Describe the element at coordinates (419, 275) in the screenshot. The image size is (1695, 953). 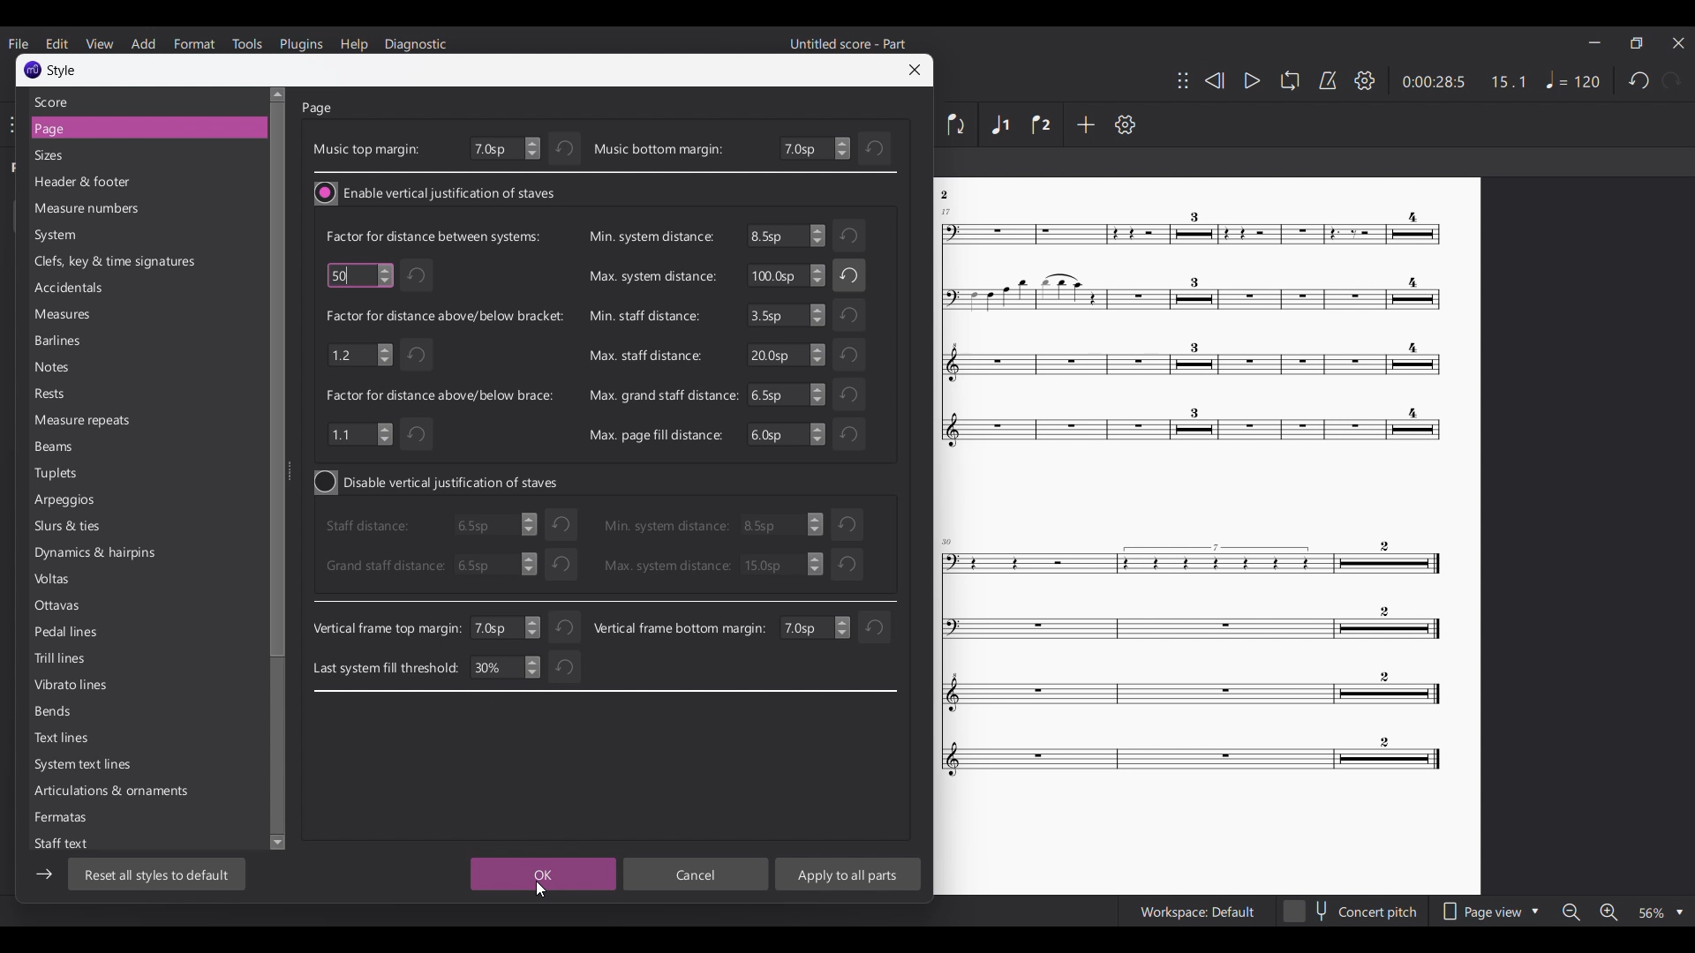
I see `Undo` at that location.